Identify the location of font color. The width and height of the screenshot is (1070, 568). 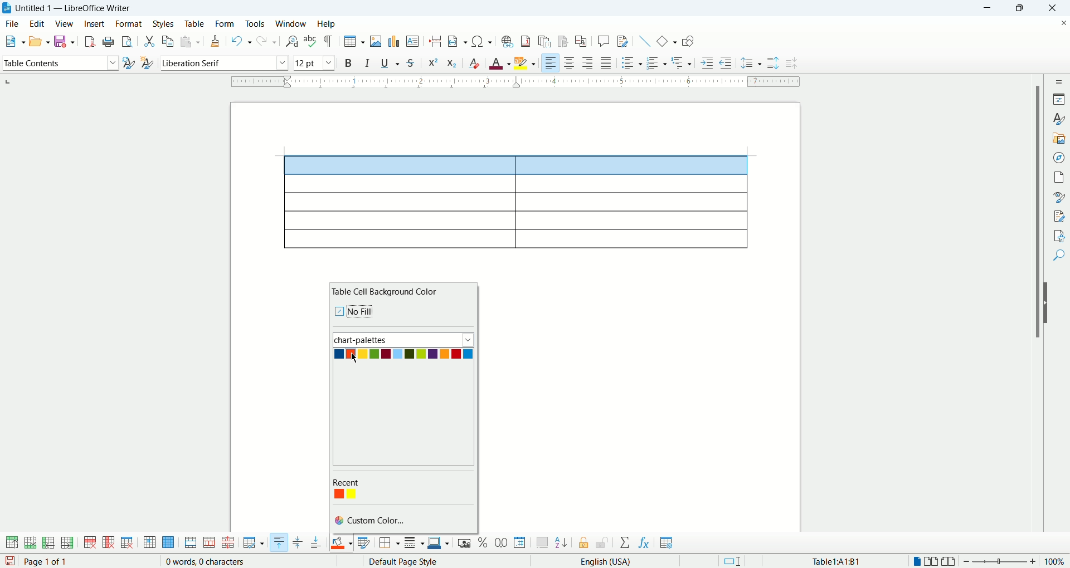
(500, 62).